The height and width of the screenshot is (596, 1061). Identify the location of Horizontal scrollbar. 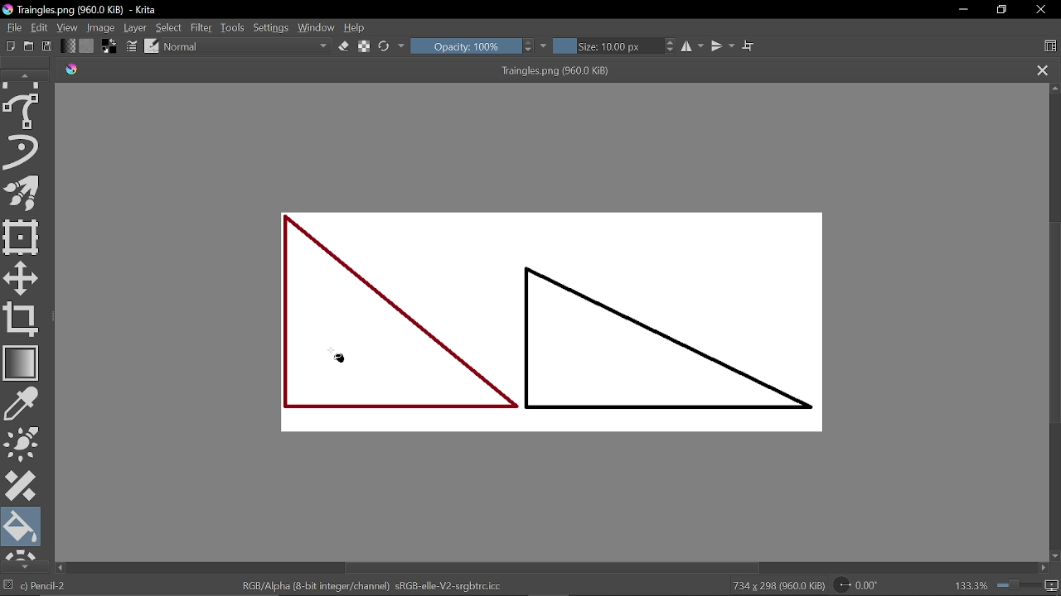
(547, 569).